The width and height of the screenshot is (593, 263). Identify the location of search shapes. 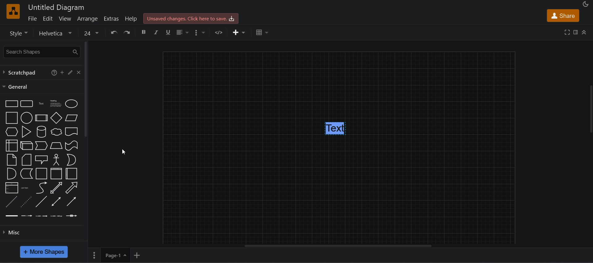
(41, 52).